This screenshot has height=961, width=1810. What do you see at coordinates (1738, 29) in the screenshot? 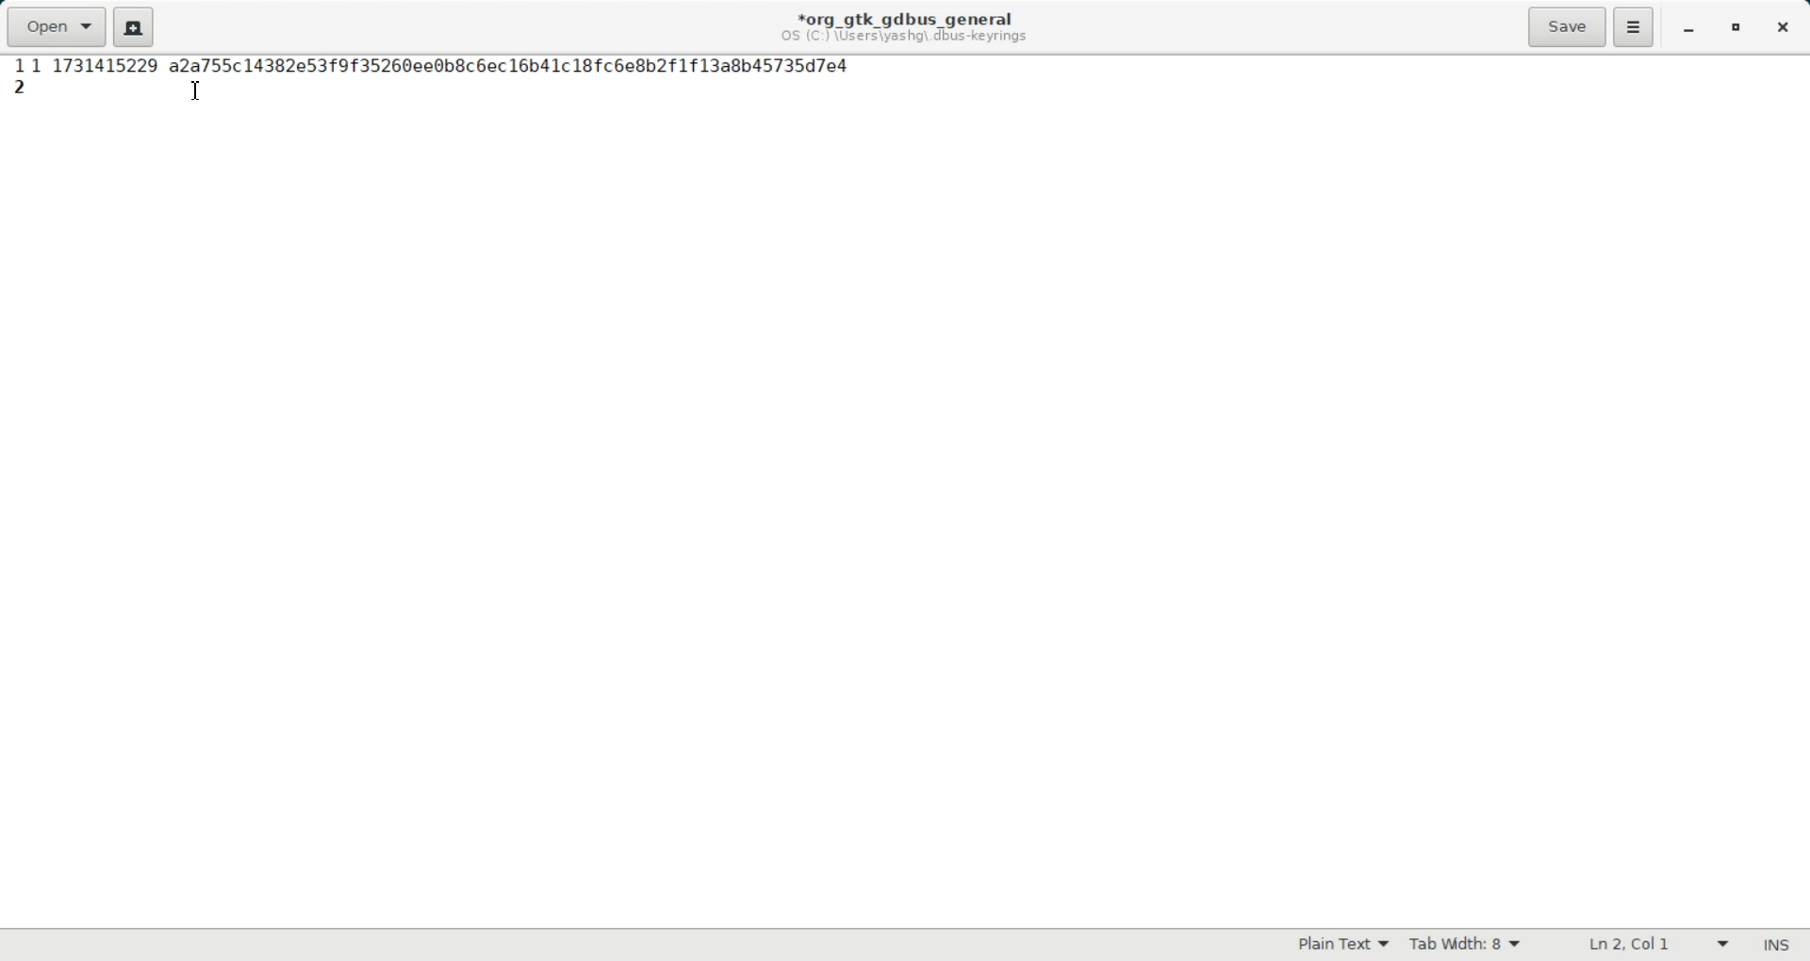
I see `Maximize` at bounding box center [1738, 29].